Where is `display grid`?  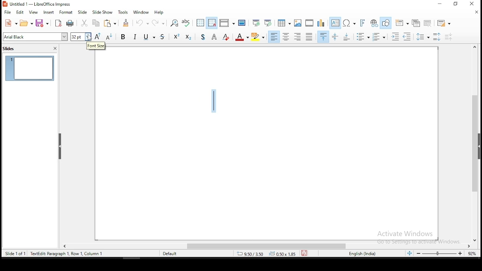 display grid is located at coordinates (201, 23).